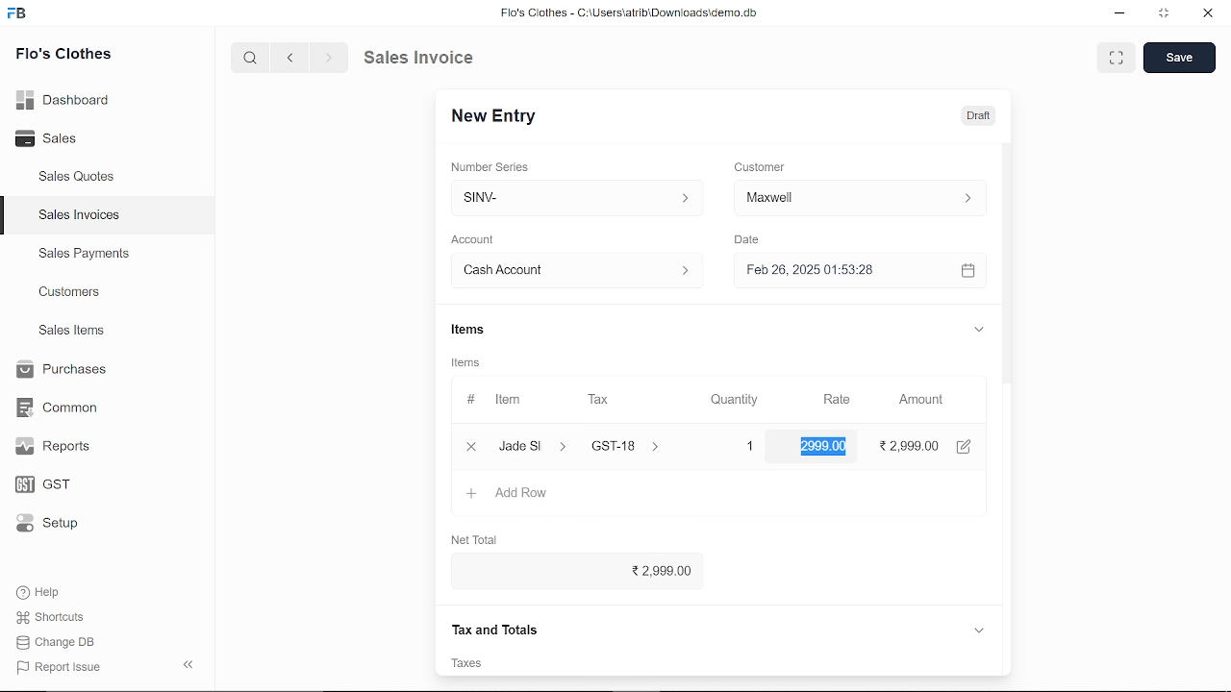  I want to click on Shortcuts, so click(61, 618).